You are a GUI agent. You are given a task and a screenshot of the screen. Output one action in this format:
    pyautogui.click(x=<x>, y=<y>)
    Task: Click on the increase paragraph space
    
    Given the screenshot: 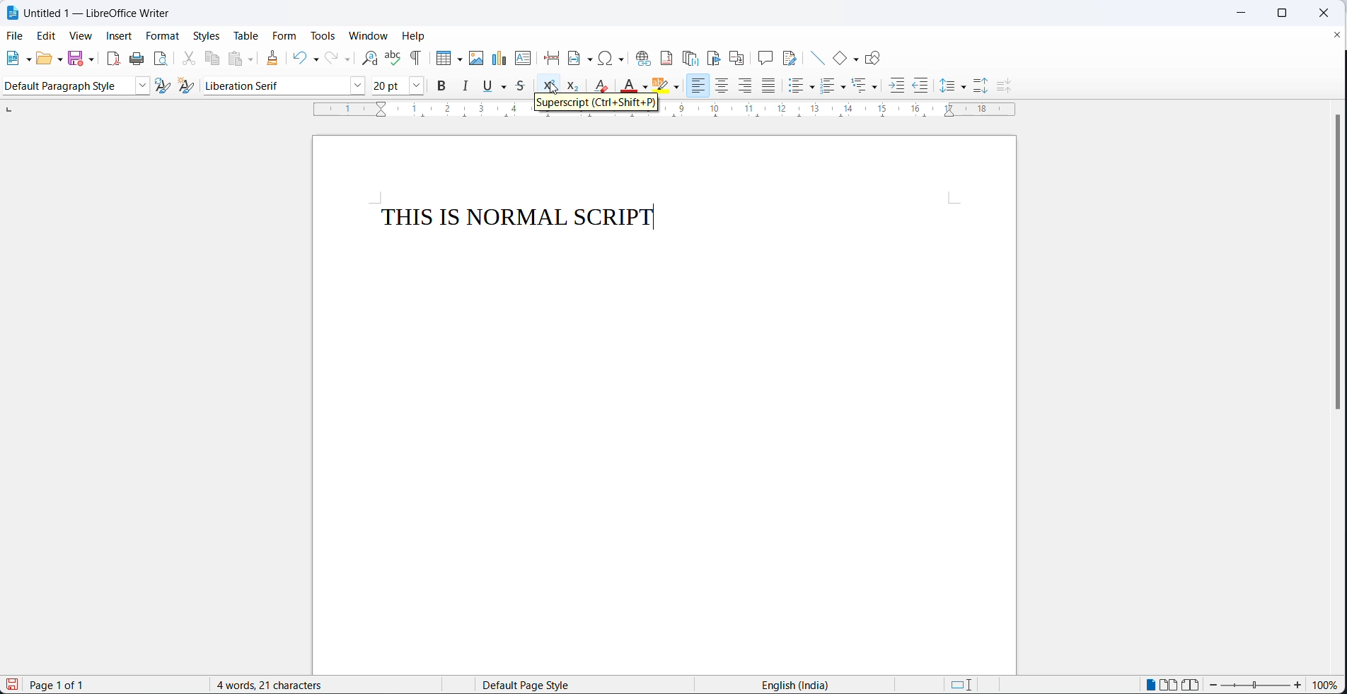 What is the action you would take?
    pyautogui.click(x=981, y=86)
    